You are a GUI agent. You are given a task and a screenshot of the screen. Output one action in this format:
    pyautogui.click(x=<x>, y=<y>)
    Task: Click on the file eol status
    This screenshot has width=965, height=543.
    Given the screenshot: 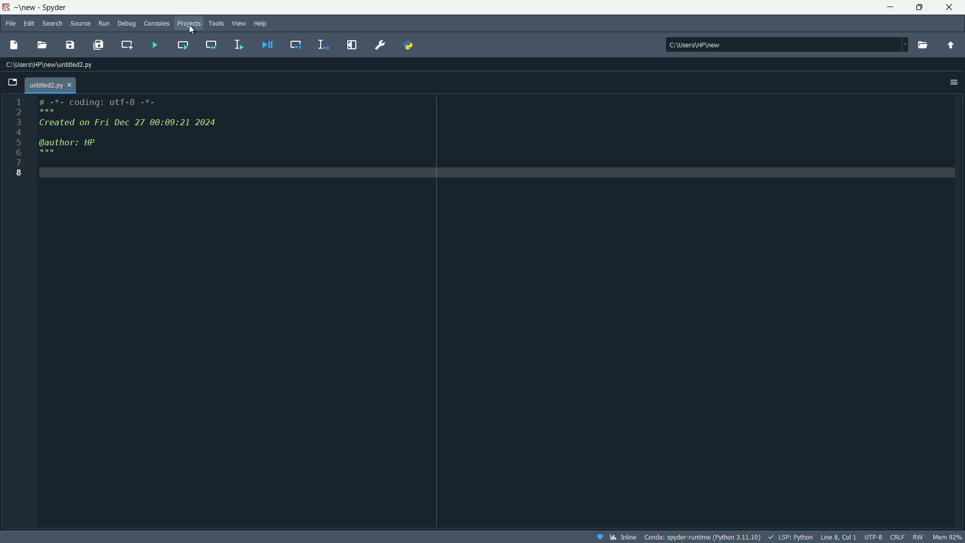 What is the action you would take?
    pyautogui.click(x=897, y=535)
    